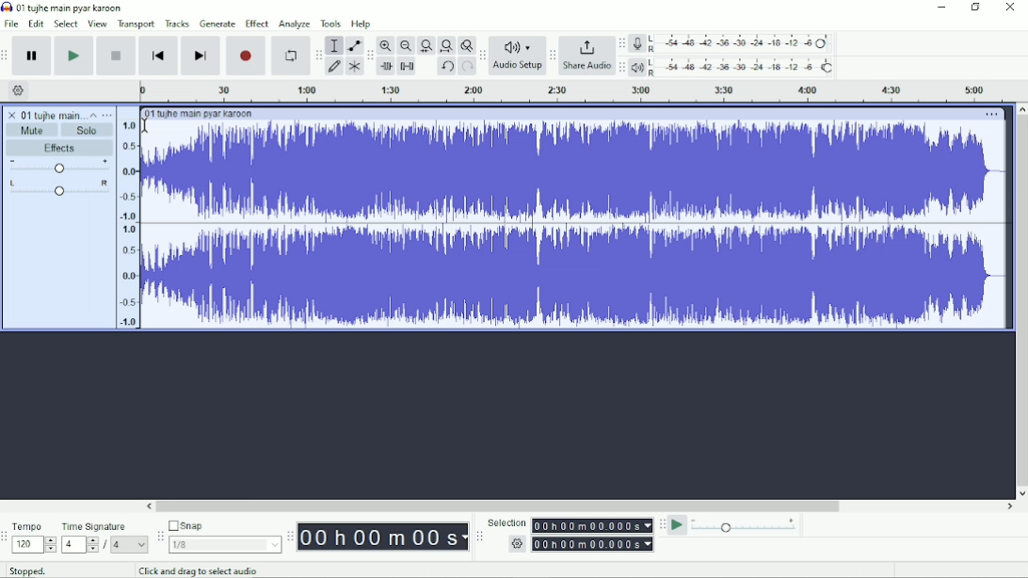 Image resolution: width=1028 pixels, height=578 pixels. What do you see at coordinates (746, 525) in the screenshot?
I see `Playback speed` at bounding box center [746, 525].